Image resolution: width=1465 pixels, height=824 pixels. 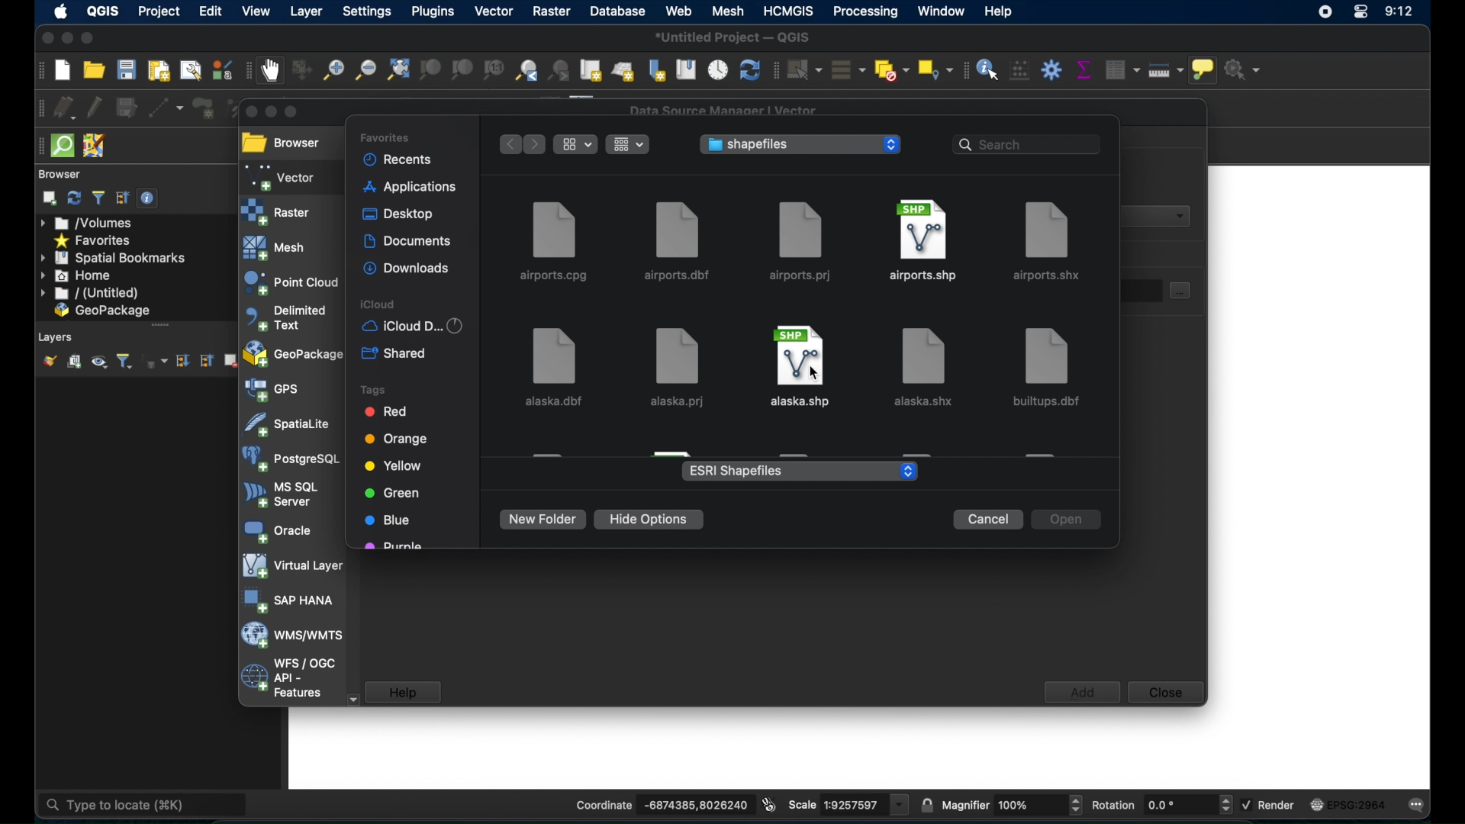 I want to click on toolbox, so click(x=1051, y=68).